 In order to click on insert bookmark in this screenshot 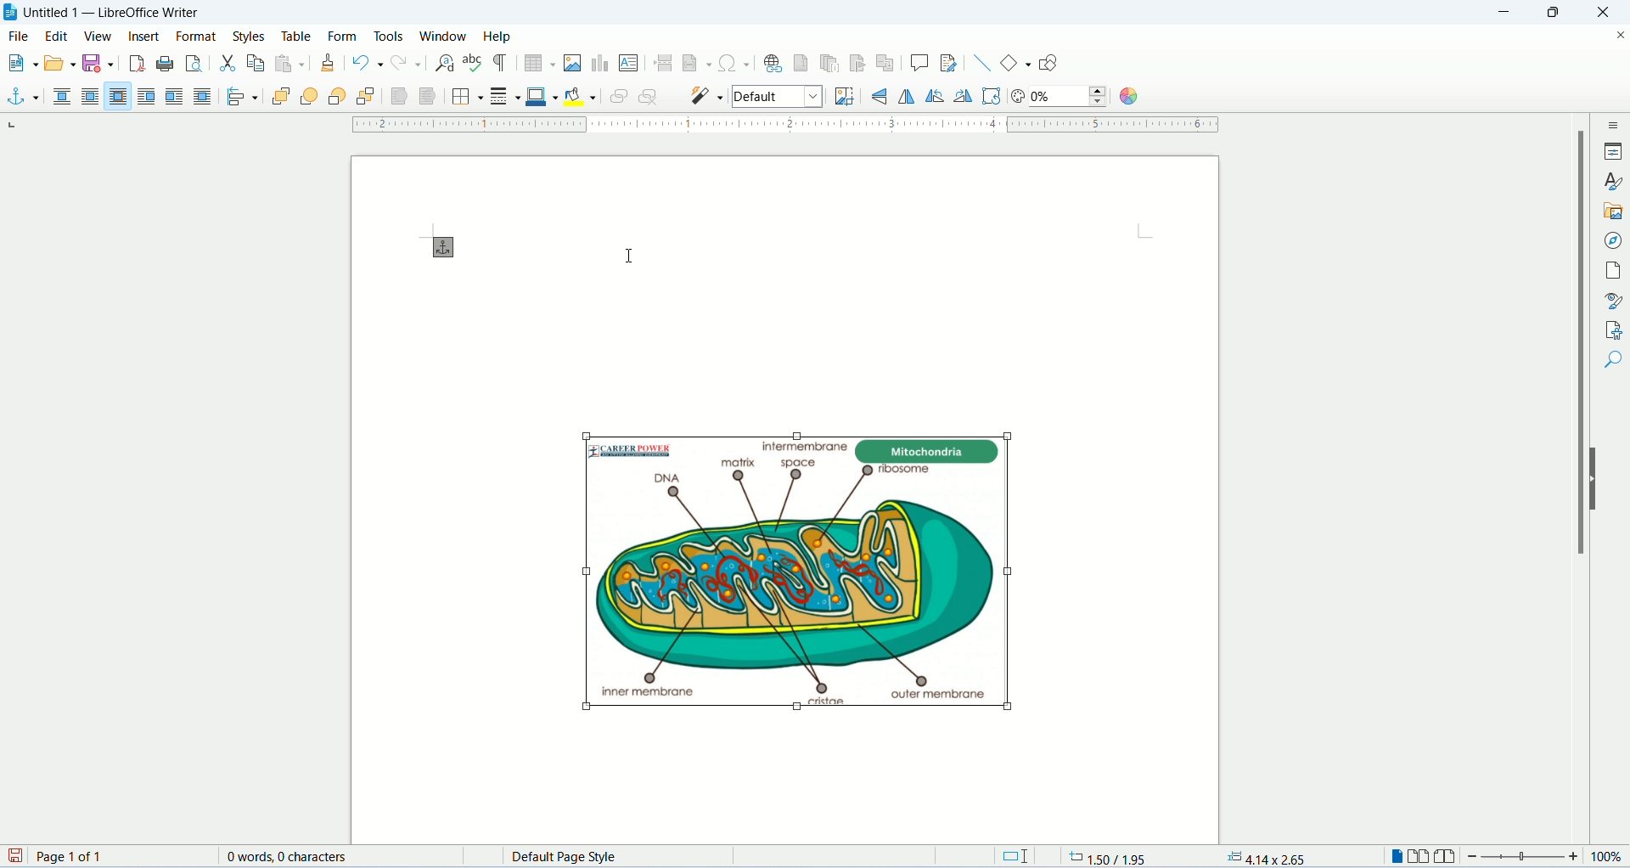, I will do `click(857, 63)`.